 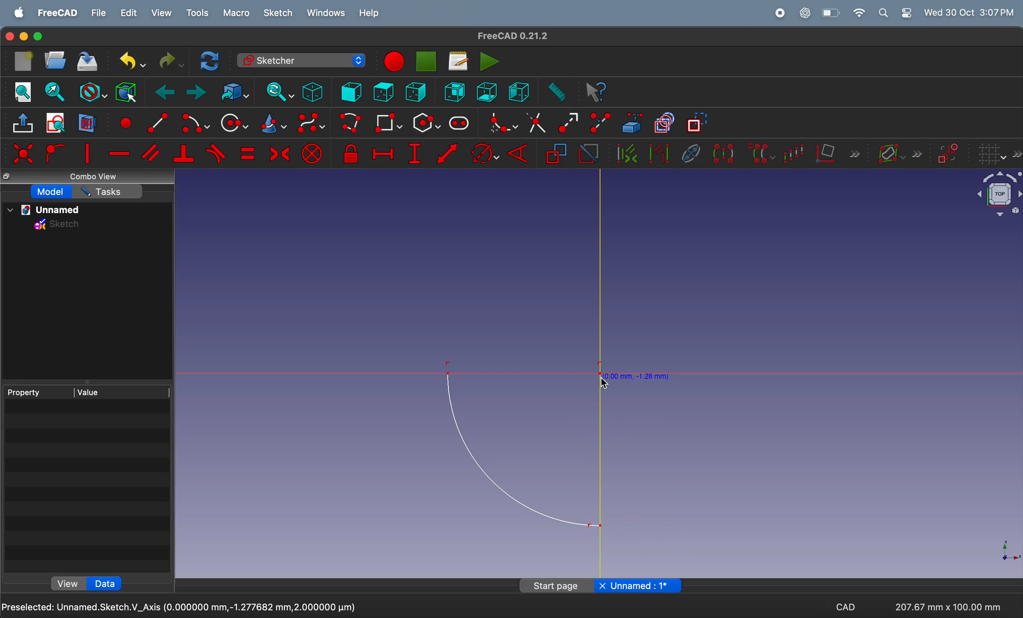 I want to click on FreeCAD 0.21.2, so click(x=513, y=35).